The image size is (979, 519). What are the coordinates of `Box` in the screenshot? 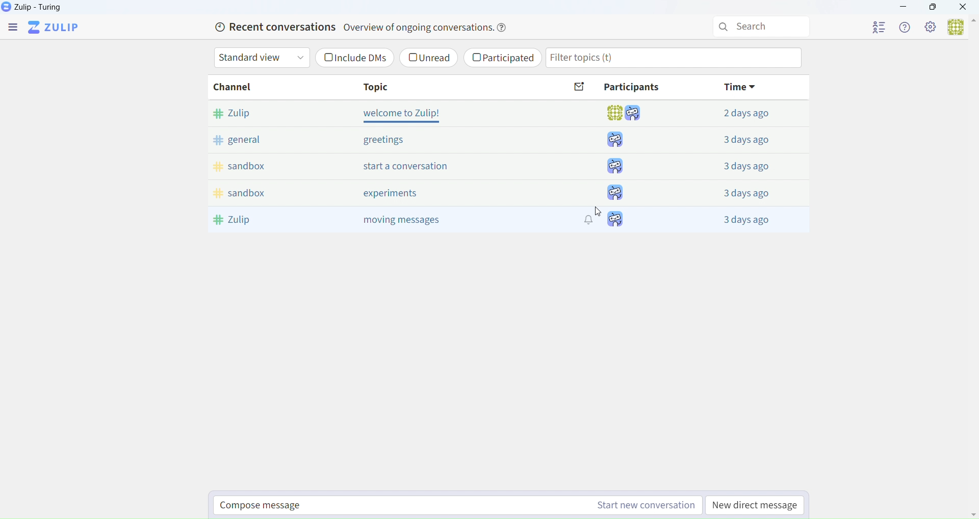 It's located at (936, 8).